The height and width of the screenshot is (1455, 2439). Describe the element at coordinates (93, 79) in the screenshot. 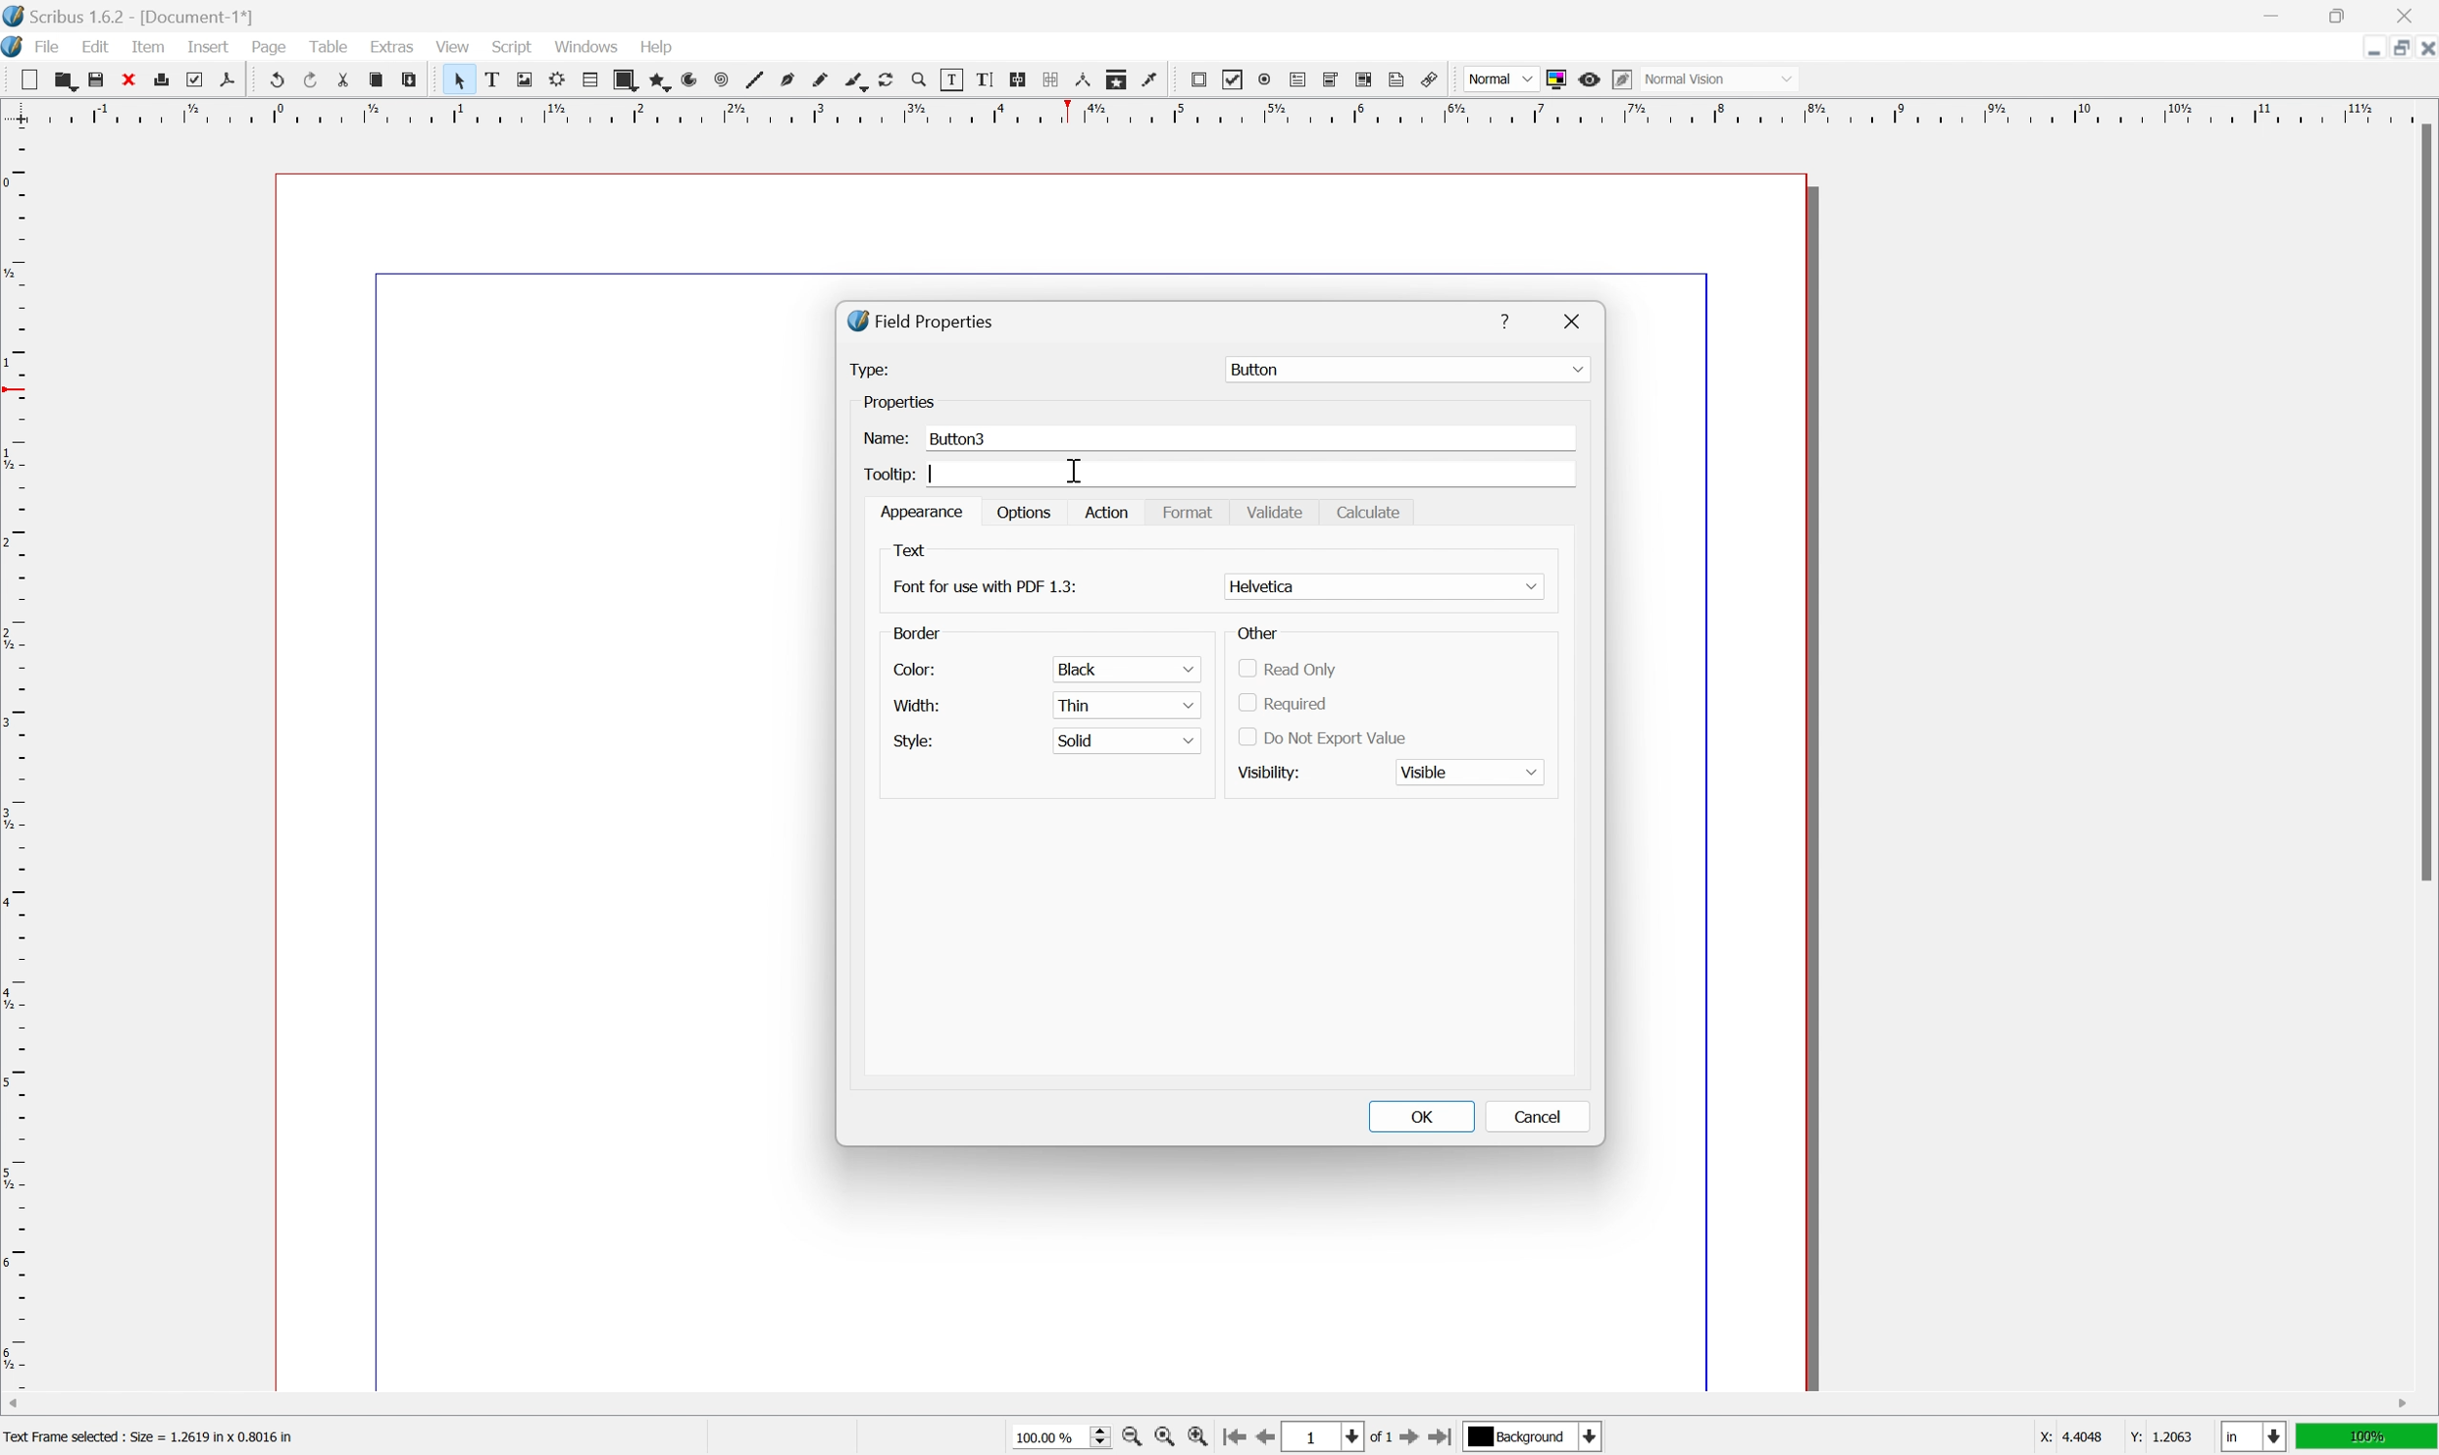

I see `save` at that location.